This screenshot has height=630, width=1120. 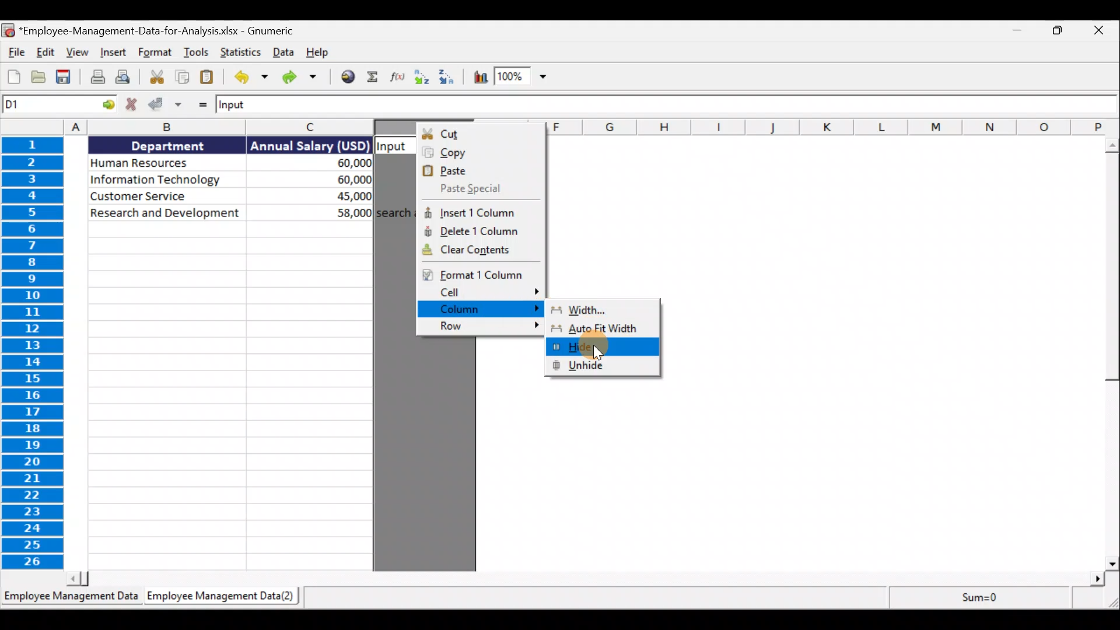 What do you see at coordinates (603, 331) in the screenshot?
I see `Auto Fit Width` at bounding box center [603, 331].